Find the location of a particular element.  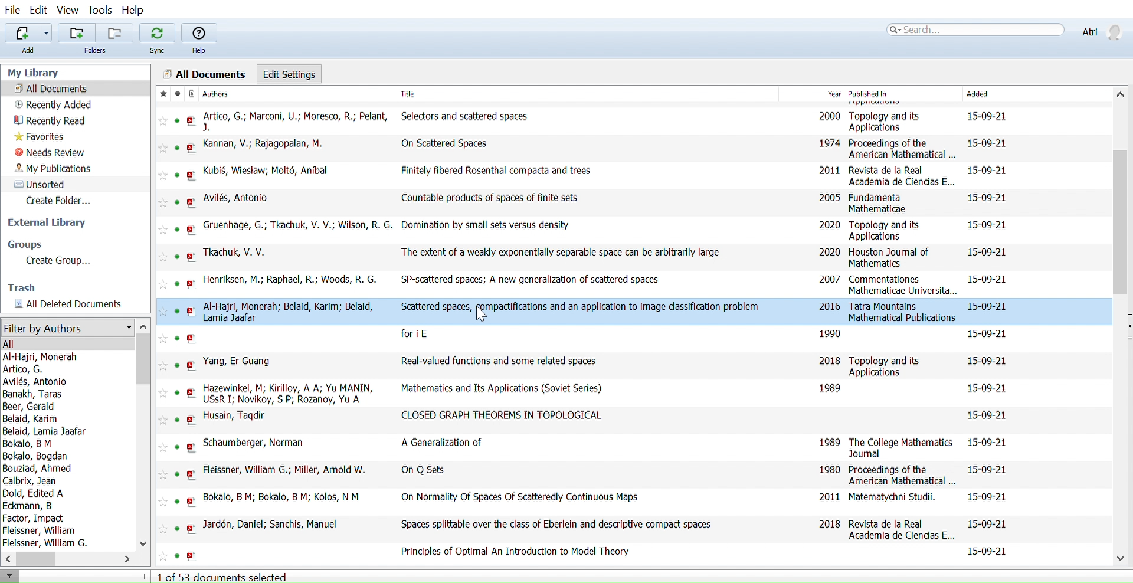

Edit is located at coordinates (38, 9).